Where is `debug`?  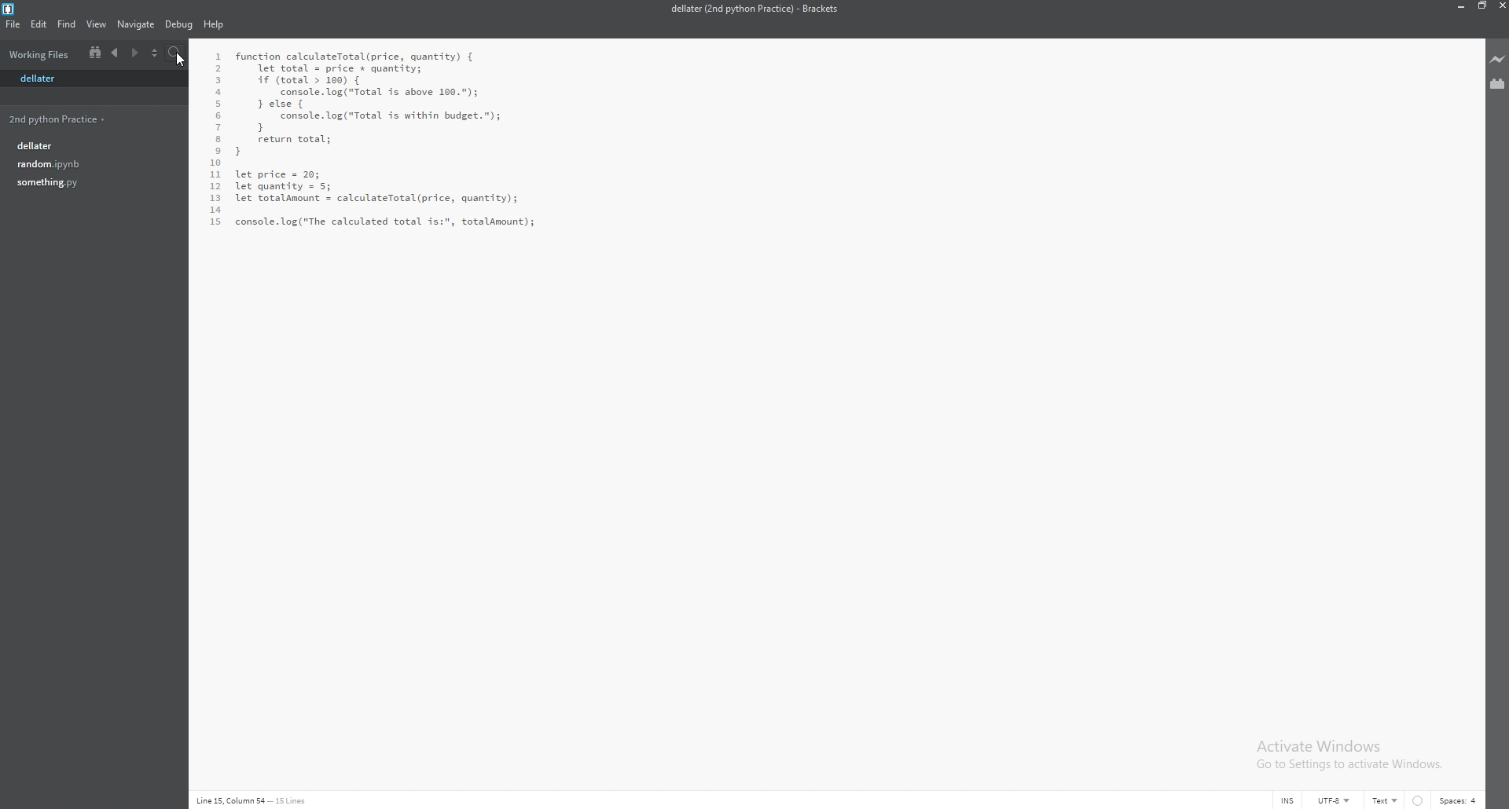
debug is located at coordinates (179, 24).